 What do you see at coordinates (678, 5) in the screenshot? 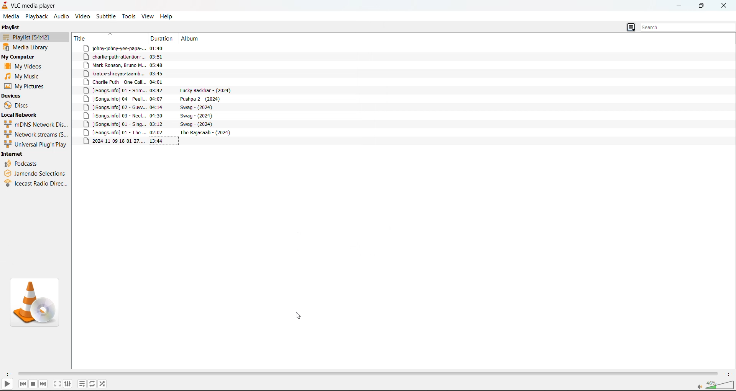
I see `minimize` at bounding box center [678, 5].